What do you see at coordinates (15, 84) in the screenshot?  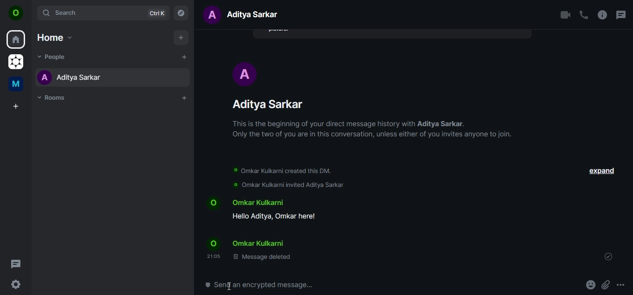 I see `me` at bounding box center [15, 84].